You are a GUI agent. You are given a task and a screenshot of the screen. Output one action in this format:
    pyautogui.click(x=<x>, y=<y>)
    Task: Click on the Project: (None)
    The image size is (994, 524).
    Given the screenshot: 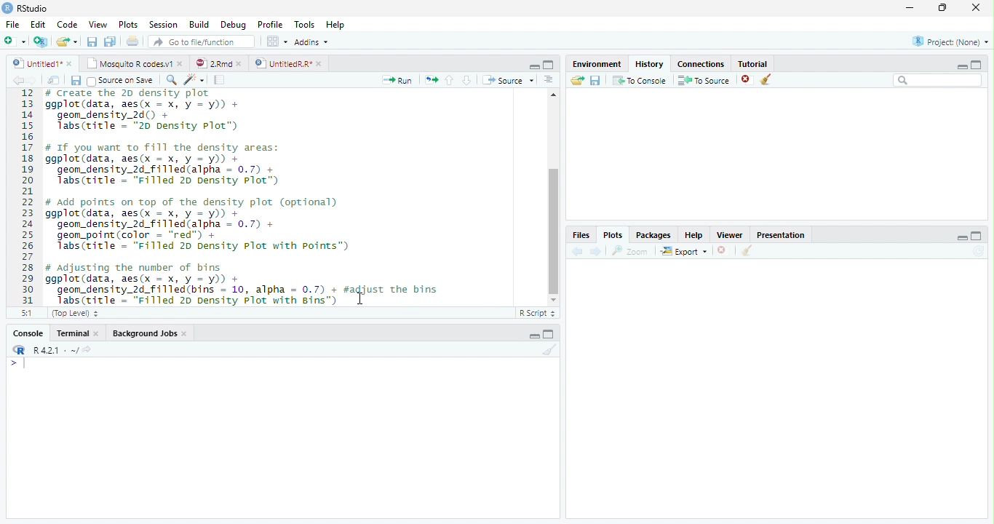 What is the action you would take?
    pyautogui.click(x=950, y=41)
    